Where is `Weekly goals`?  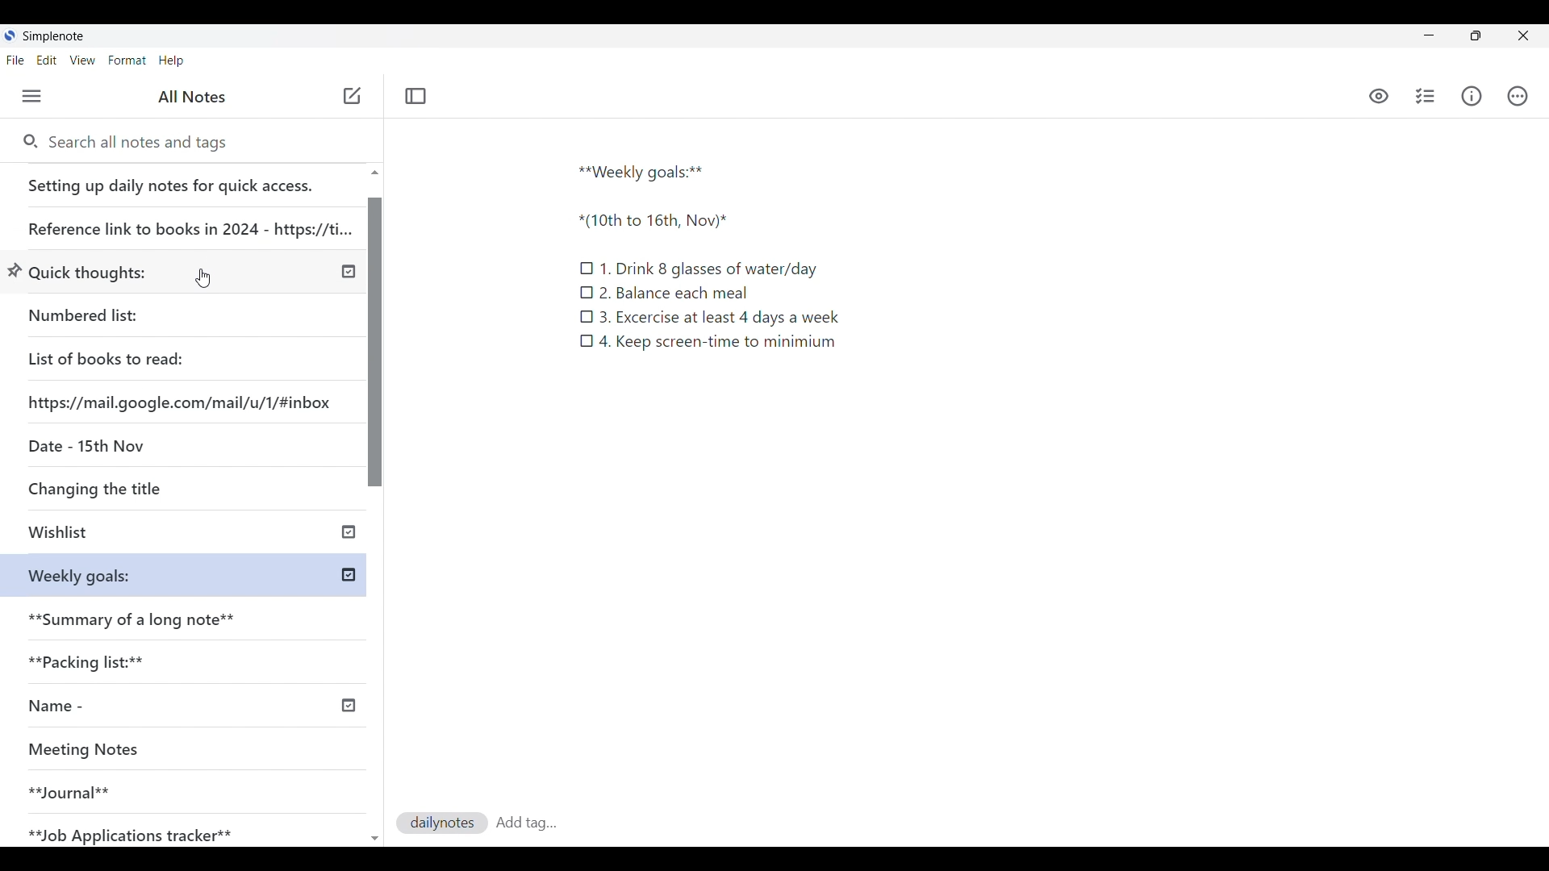
Weekly goals is located at coordinates (79, 574).